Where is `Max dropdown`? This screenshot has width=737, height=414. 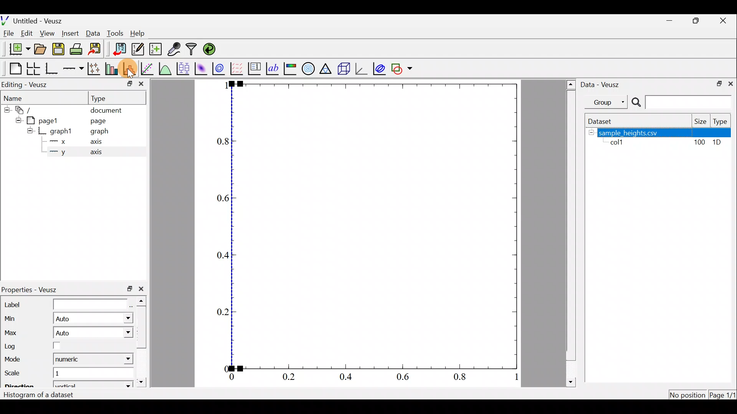
Max dropdown is located at coordinates (116, 332).